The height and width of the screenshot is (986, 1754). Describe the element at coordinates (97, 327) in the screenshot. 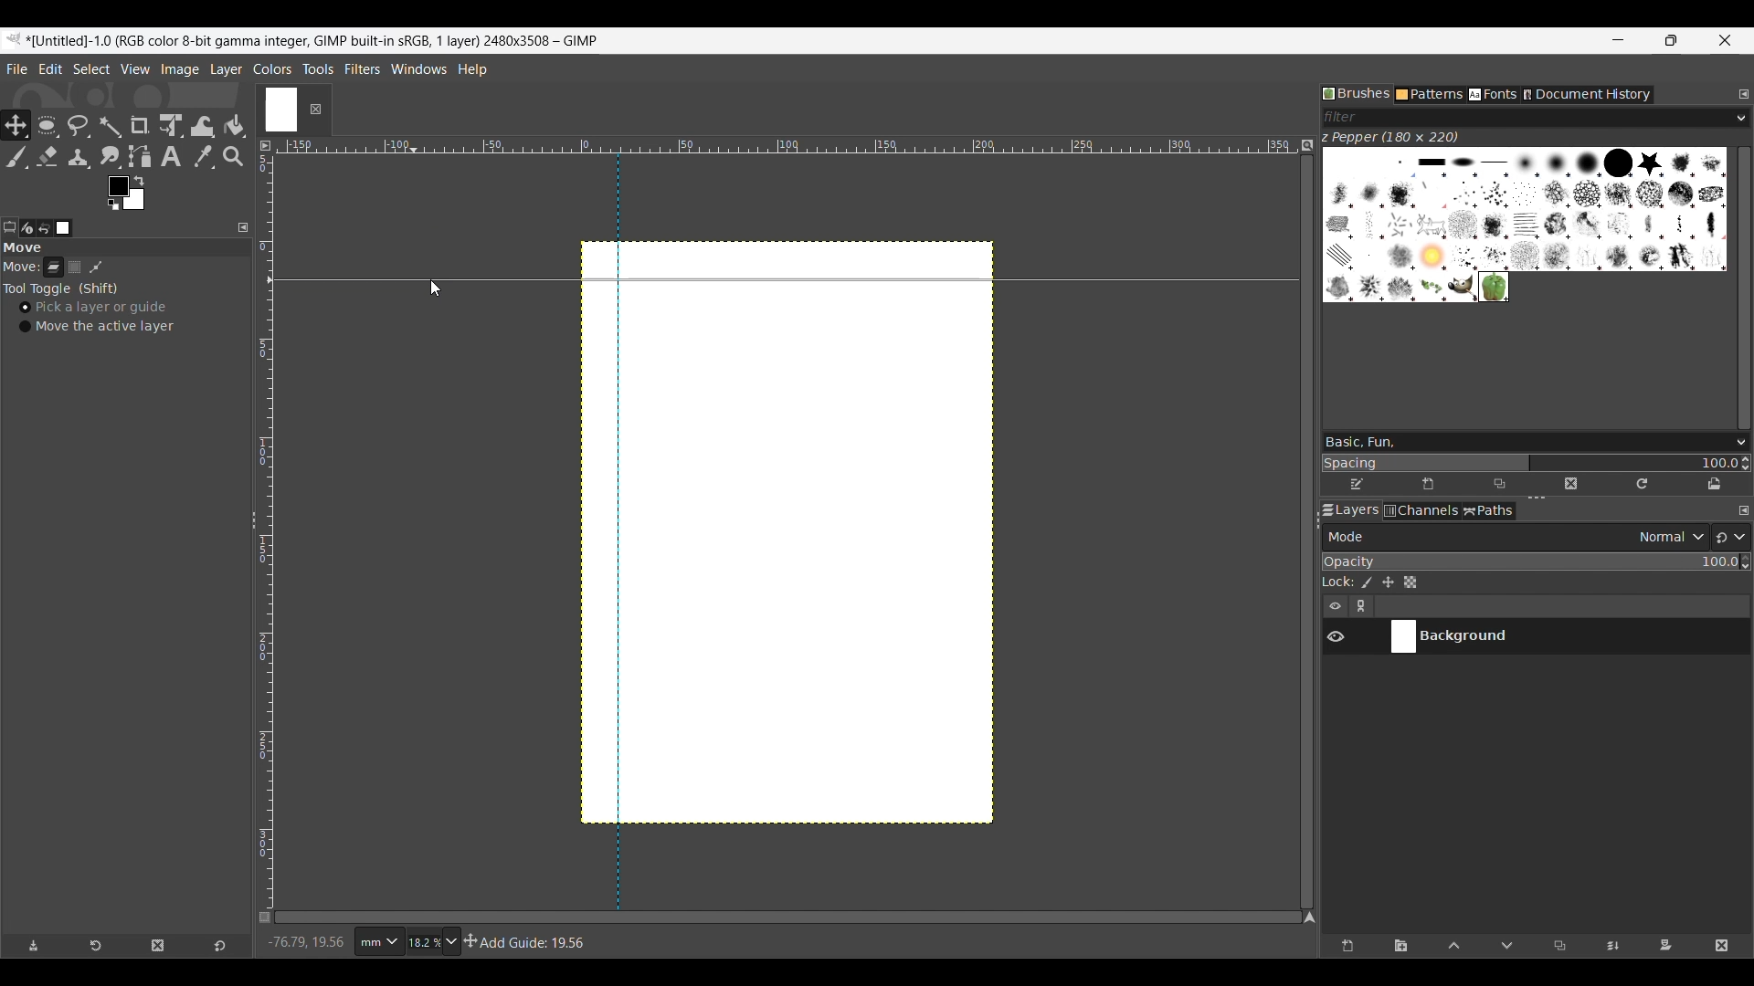

I see `Move the active layer toggle` at that location.